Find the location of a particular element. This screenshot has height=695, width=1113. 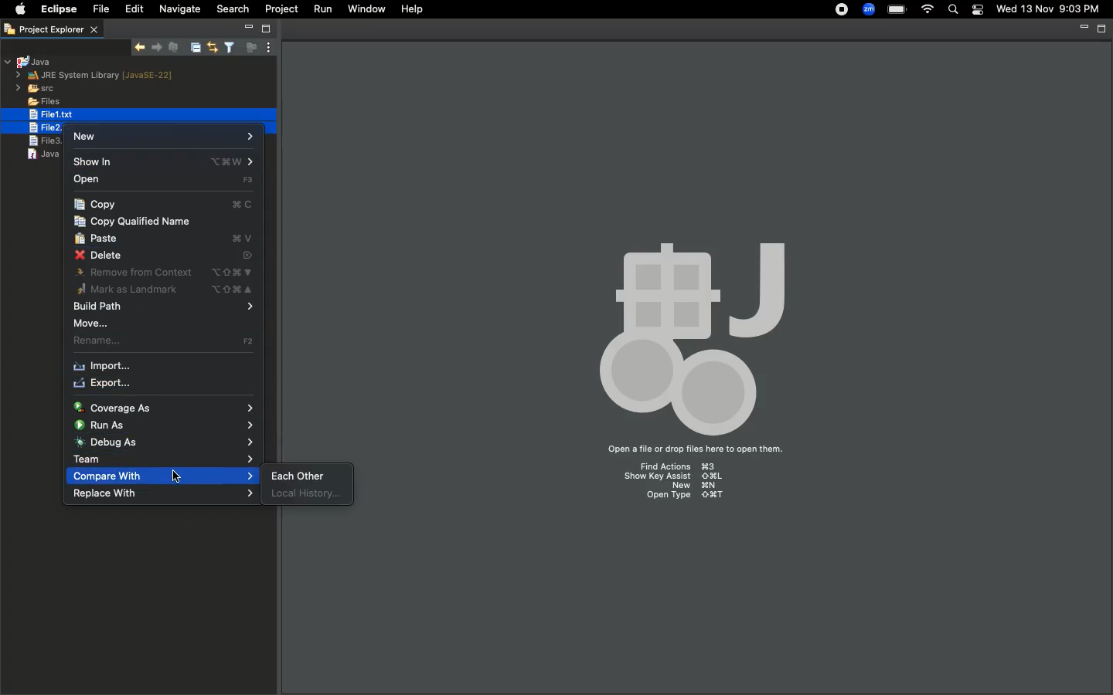

Charge is located at coordinates (896, 9).